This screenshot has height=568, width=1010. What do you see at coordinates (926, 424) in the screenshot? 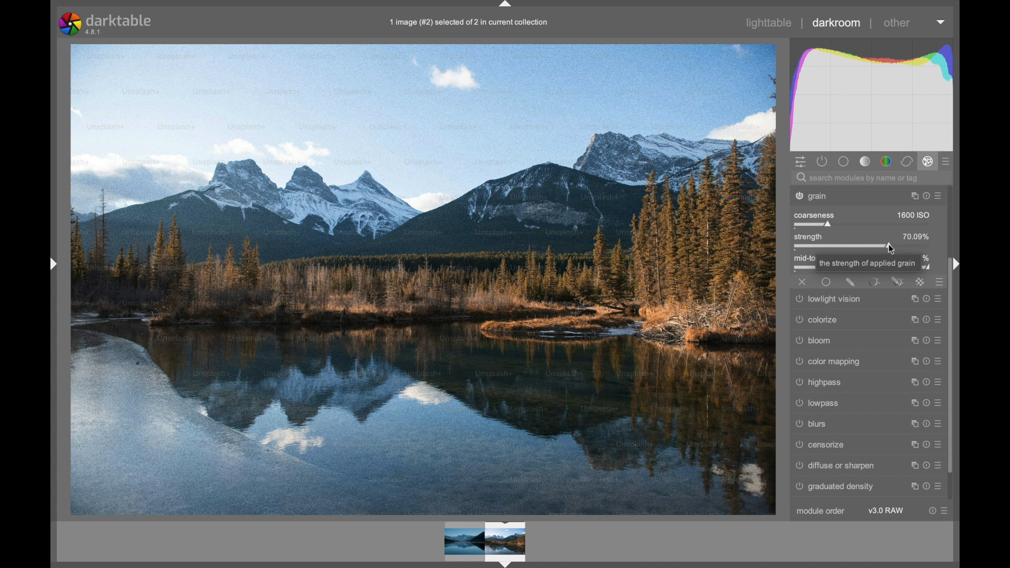
I see `reset parameters` at bounding box center [926, 424].